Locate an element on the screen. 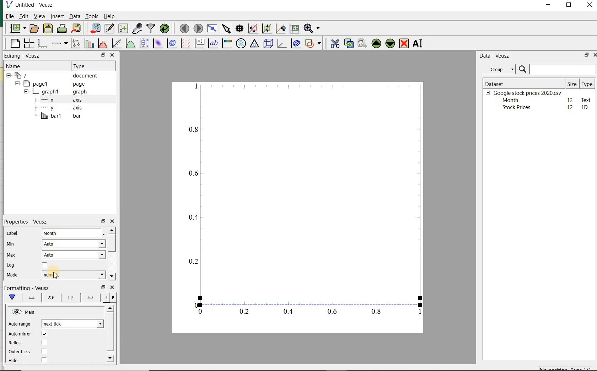  create new datasets is located at coordinates (123, 29).